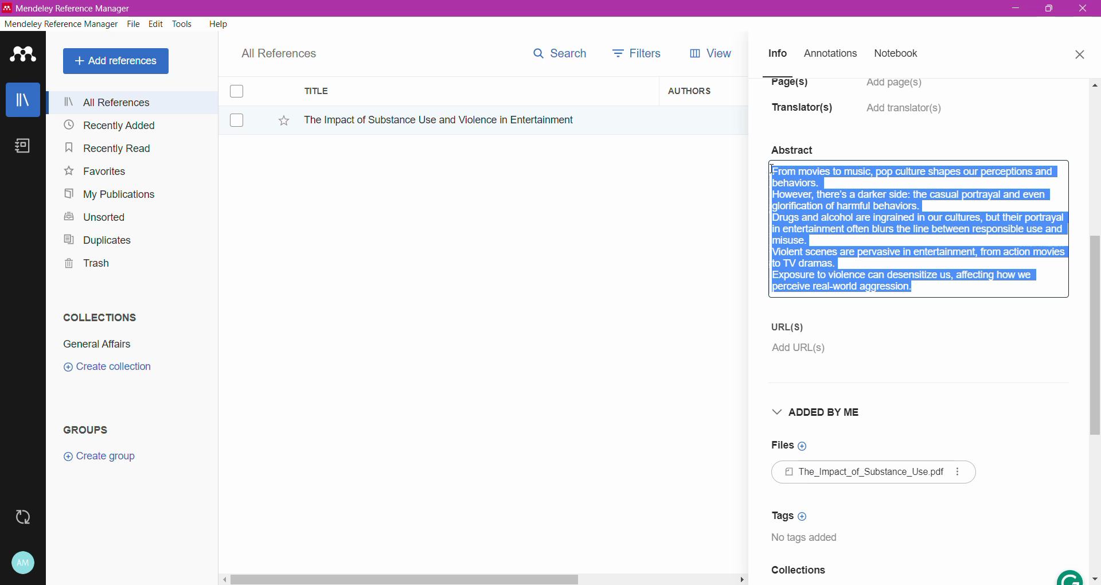  What do you see at coordinates (821, 414) in the screenshot?
I see `Added By Me` at bounding box center [821, 414].